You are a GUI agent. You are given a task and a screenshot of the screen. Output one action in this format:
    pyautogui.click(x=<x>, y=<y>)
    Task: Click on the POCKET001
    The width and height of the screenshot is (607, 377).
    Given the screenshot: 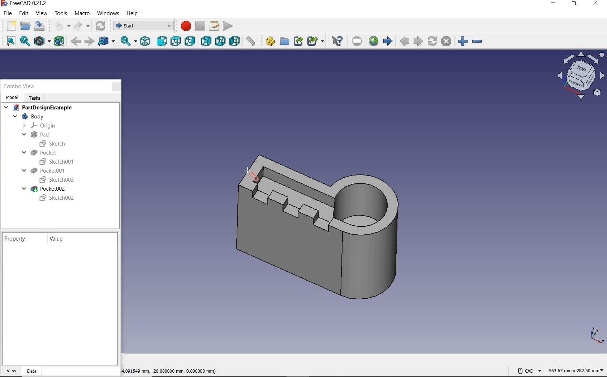 What is the action you would take?
    pyautogui.click(x=44, y=171)
    